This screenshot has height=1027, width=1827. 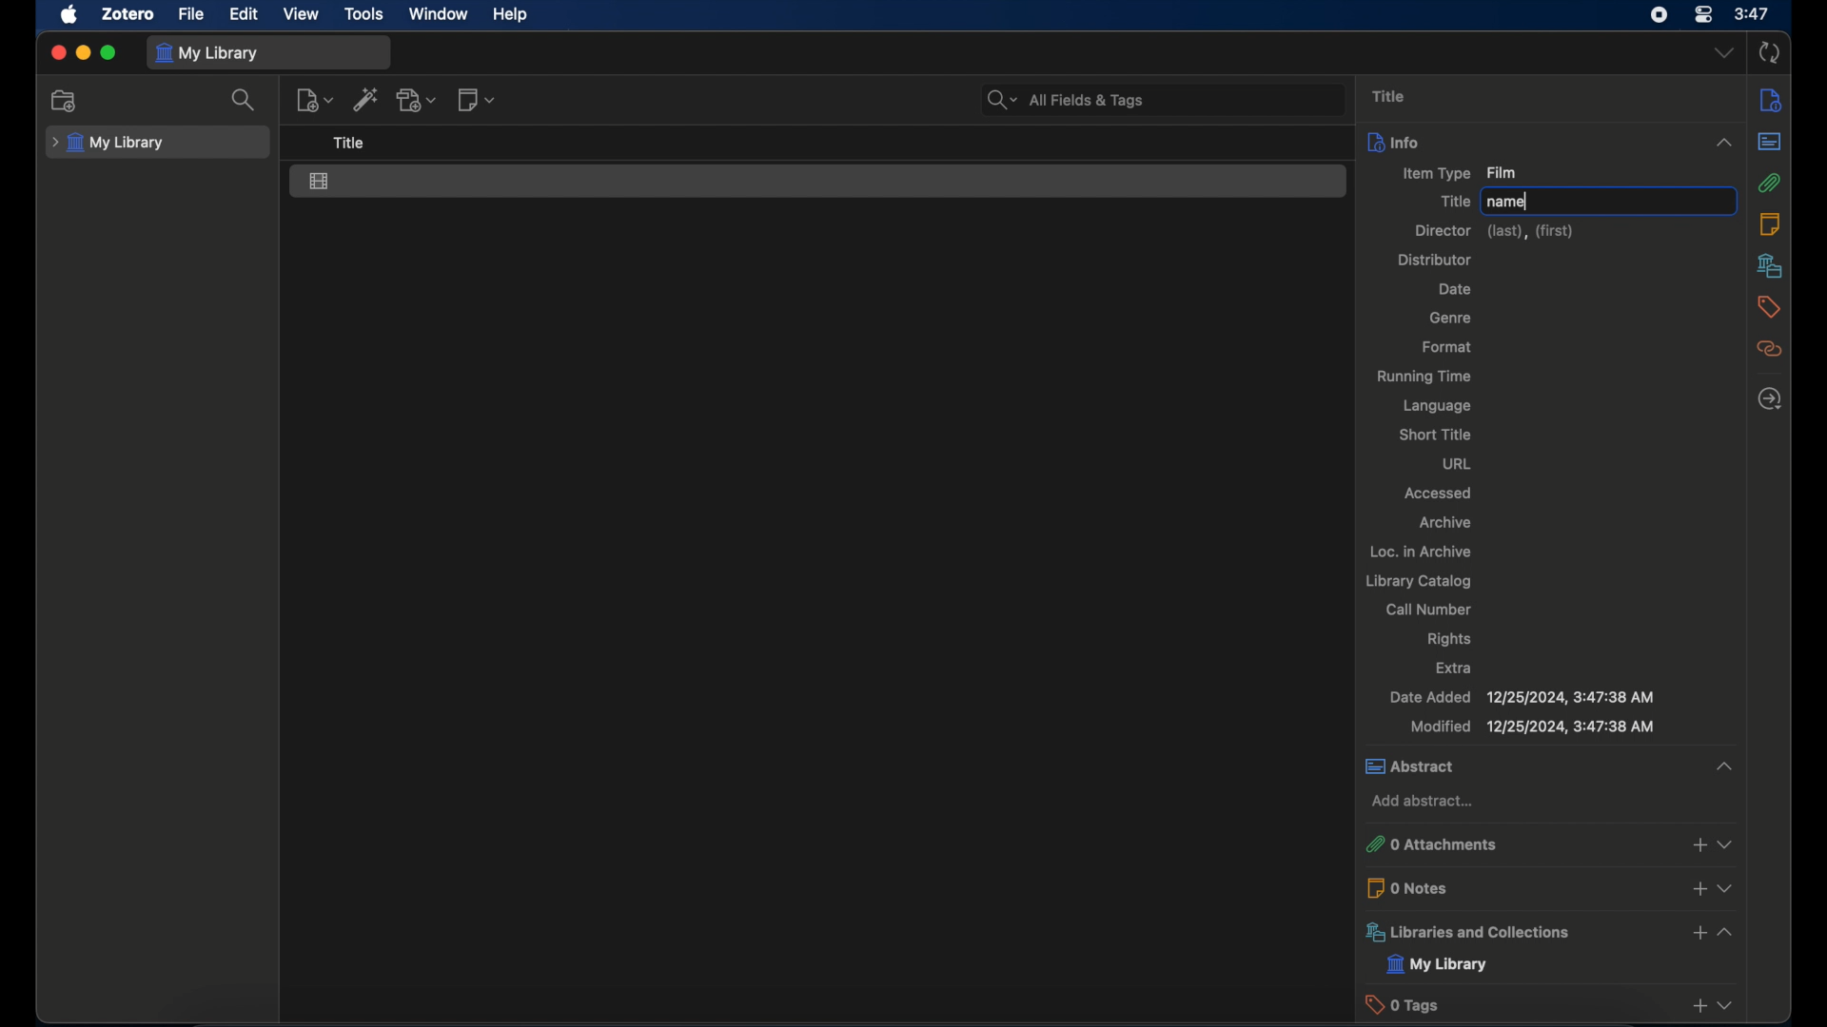 What do you see at coordinates (69, 15) in the screenshot?
I see `apple` at bounding box center [69, 15].